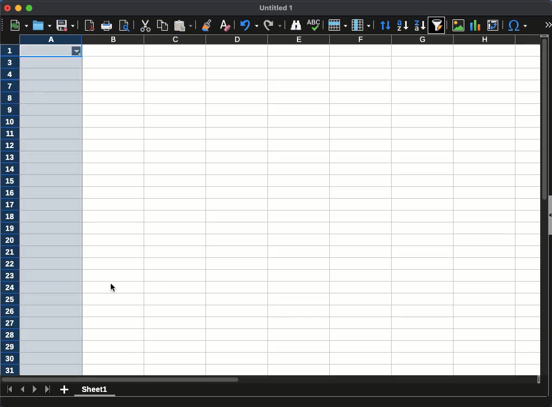  What do you see at coordinates (437, 25) in the screenshot?
I see `autofilter` at bounding box center [437, 25].